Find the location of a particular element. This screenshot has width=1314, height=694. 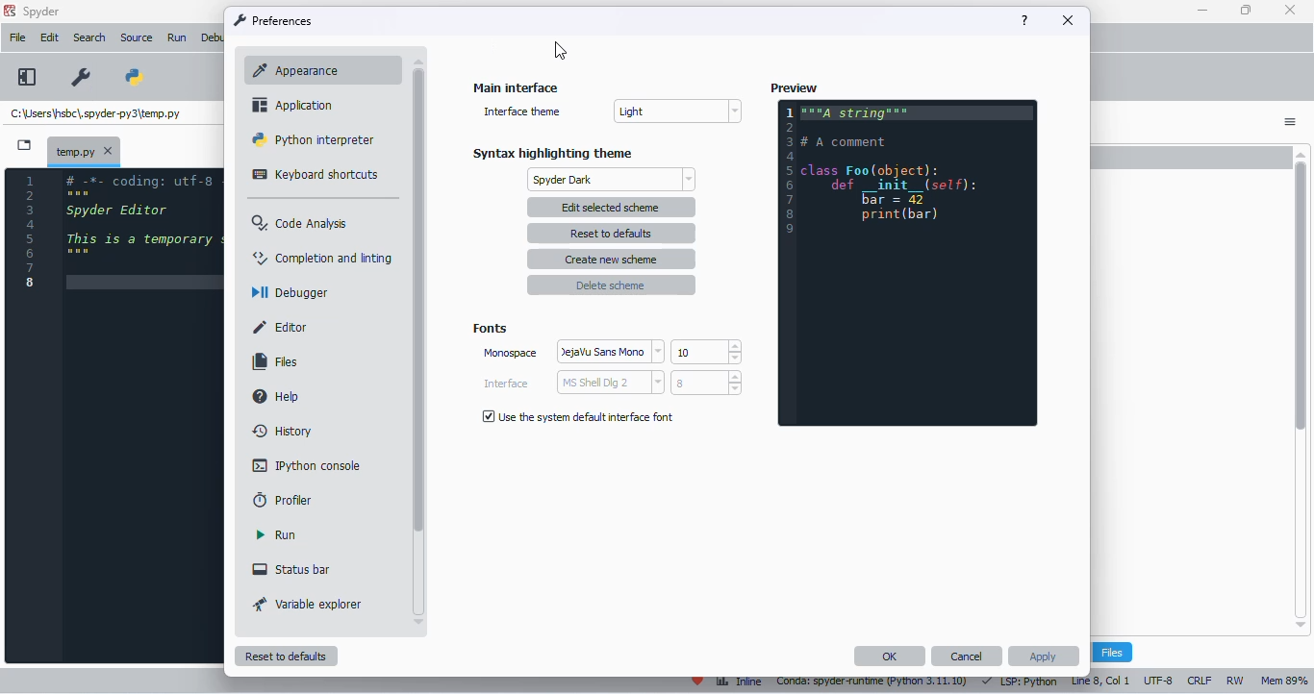

reset to defaults is located at coordinates (288, 657).